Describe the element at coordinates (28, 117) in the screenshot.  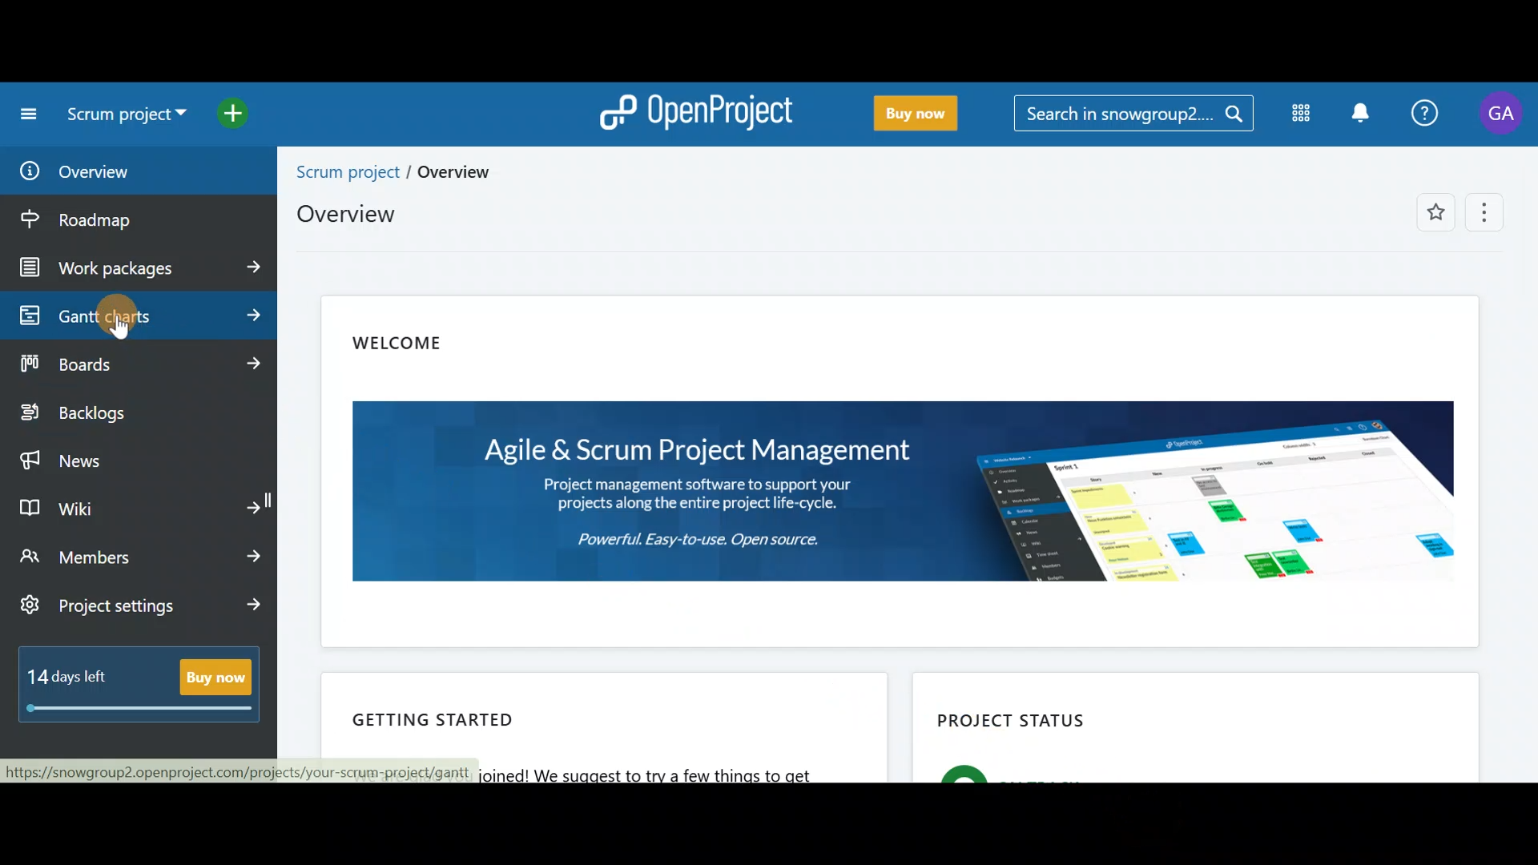
I see `Collapse project menu` at that location.